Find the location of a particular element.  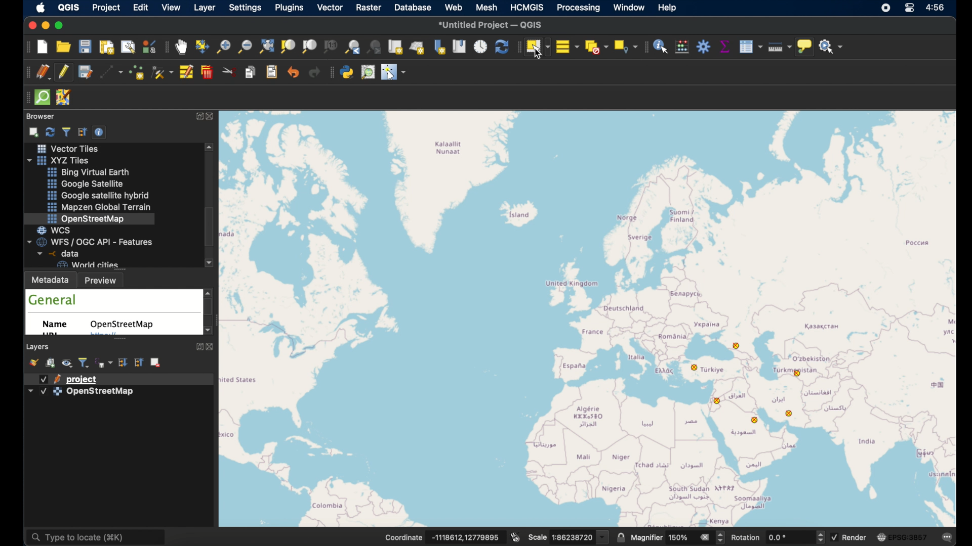

web is located at coordinates (454, 7).